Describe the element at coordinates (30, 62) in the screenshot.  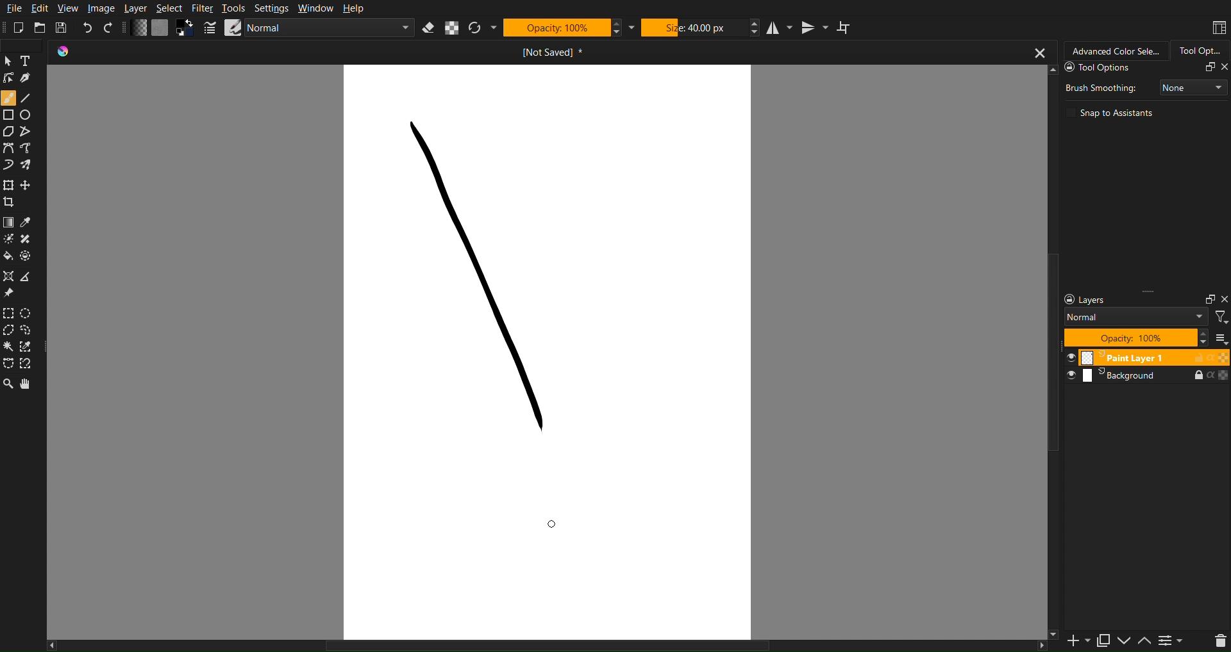
I see `Text` at that location.